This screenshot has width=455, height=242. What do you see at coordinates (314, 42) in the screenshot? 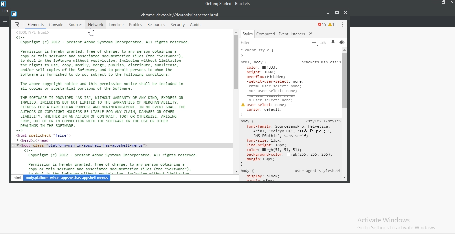
I see `add` at bounding box center [314, 42].